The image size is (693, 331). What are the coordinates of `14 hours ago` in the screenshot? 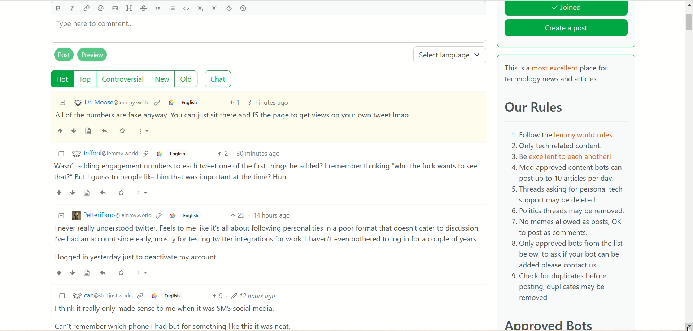 It's located at (273, 215).